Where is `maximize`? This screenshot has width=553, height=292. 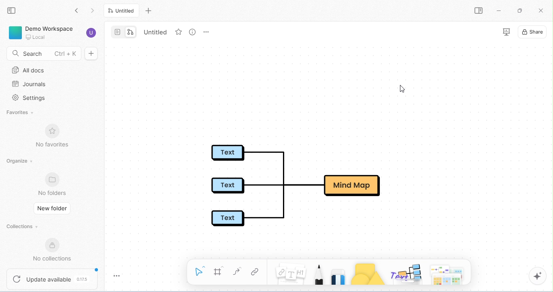
maximize is located at coordinates (521, 11).